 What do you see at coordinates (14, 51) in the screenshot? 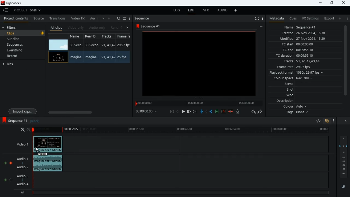
I see `everything` at bounding box center [14, 51].